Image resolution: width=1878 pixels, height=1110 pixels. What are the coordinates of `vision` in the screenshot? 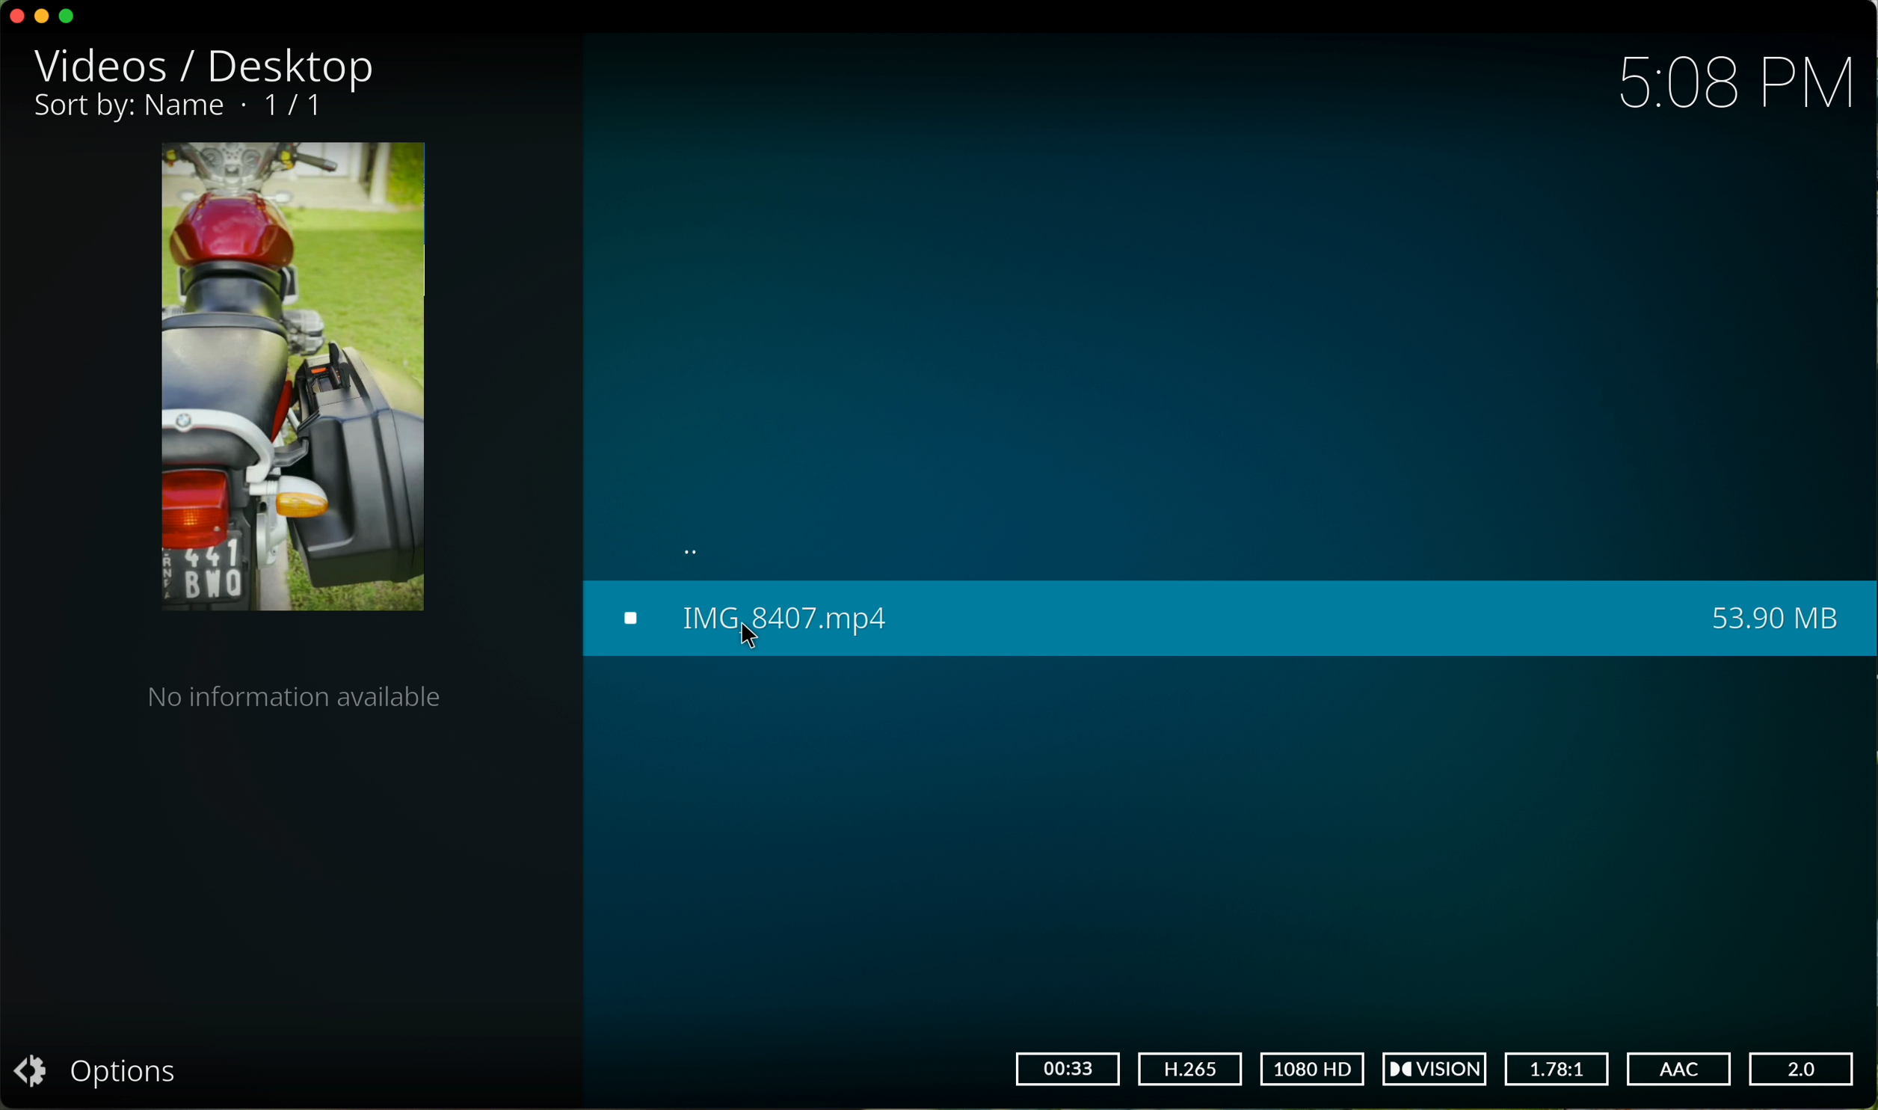 It's located at (1440, 1069).